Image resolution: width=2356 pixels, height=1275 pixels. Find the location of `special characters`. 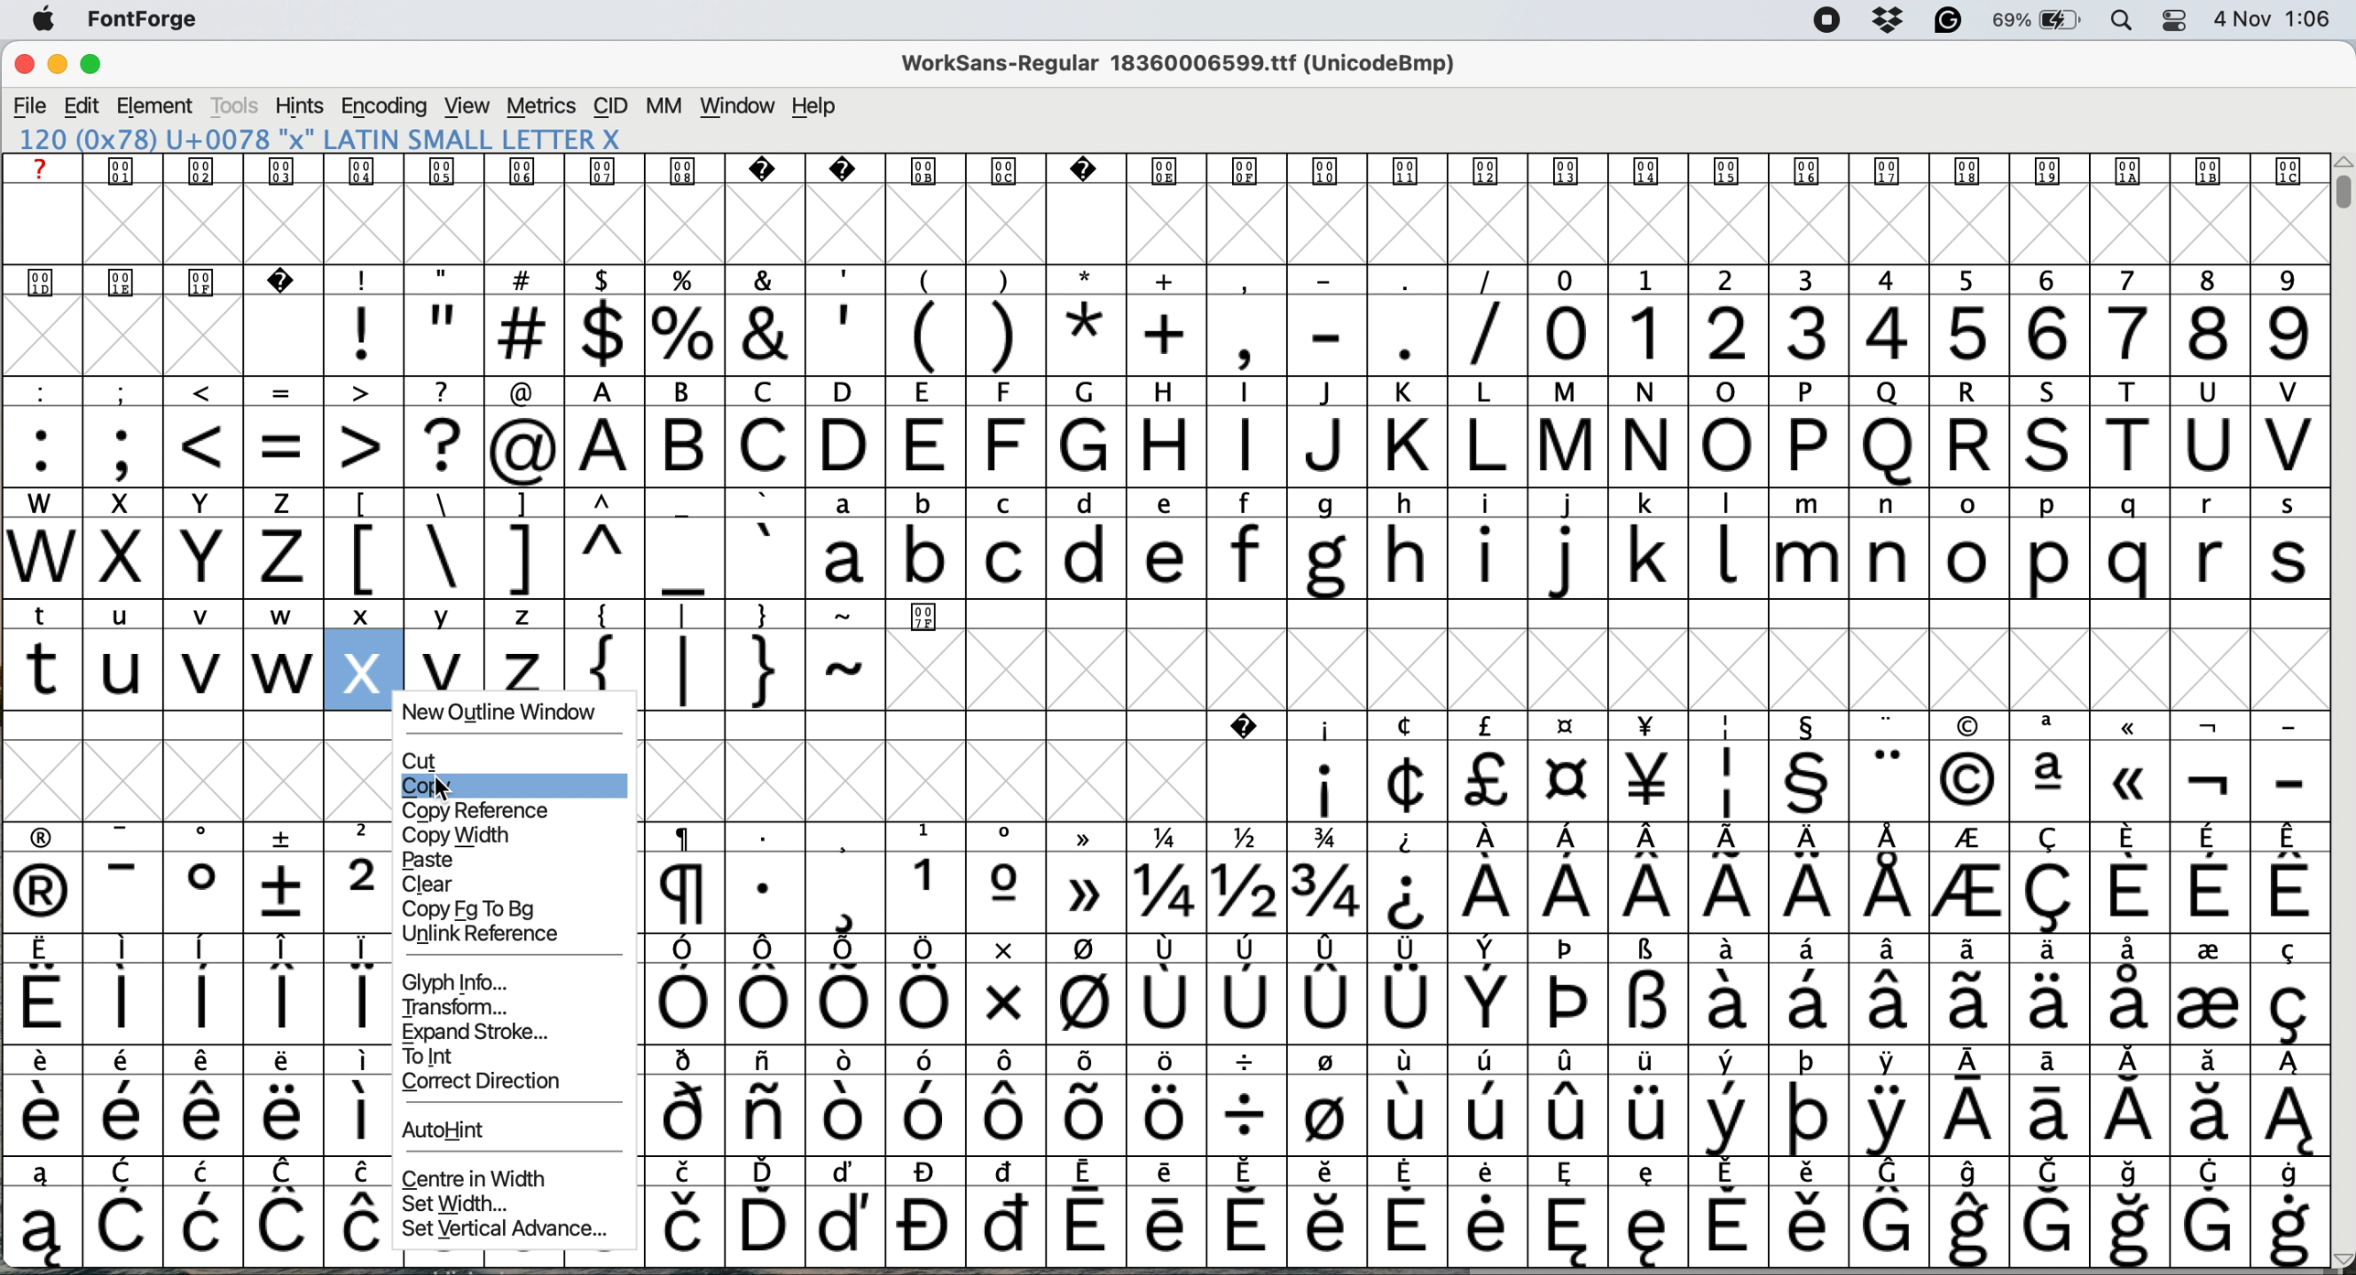

special characters is located at coordinates (1478, 1006).